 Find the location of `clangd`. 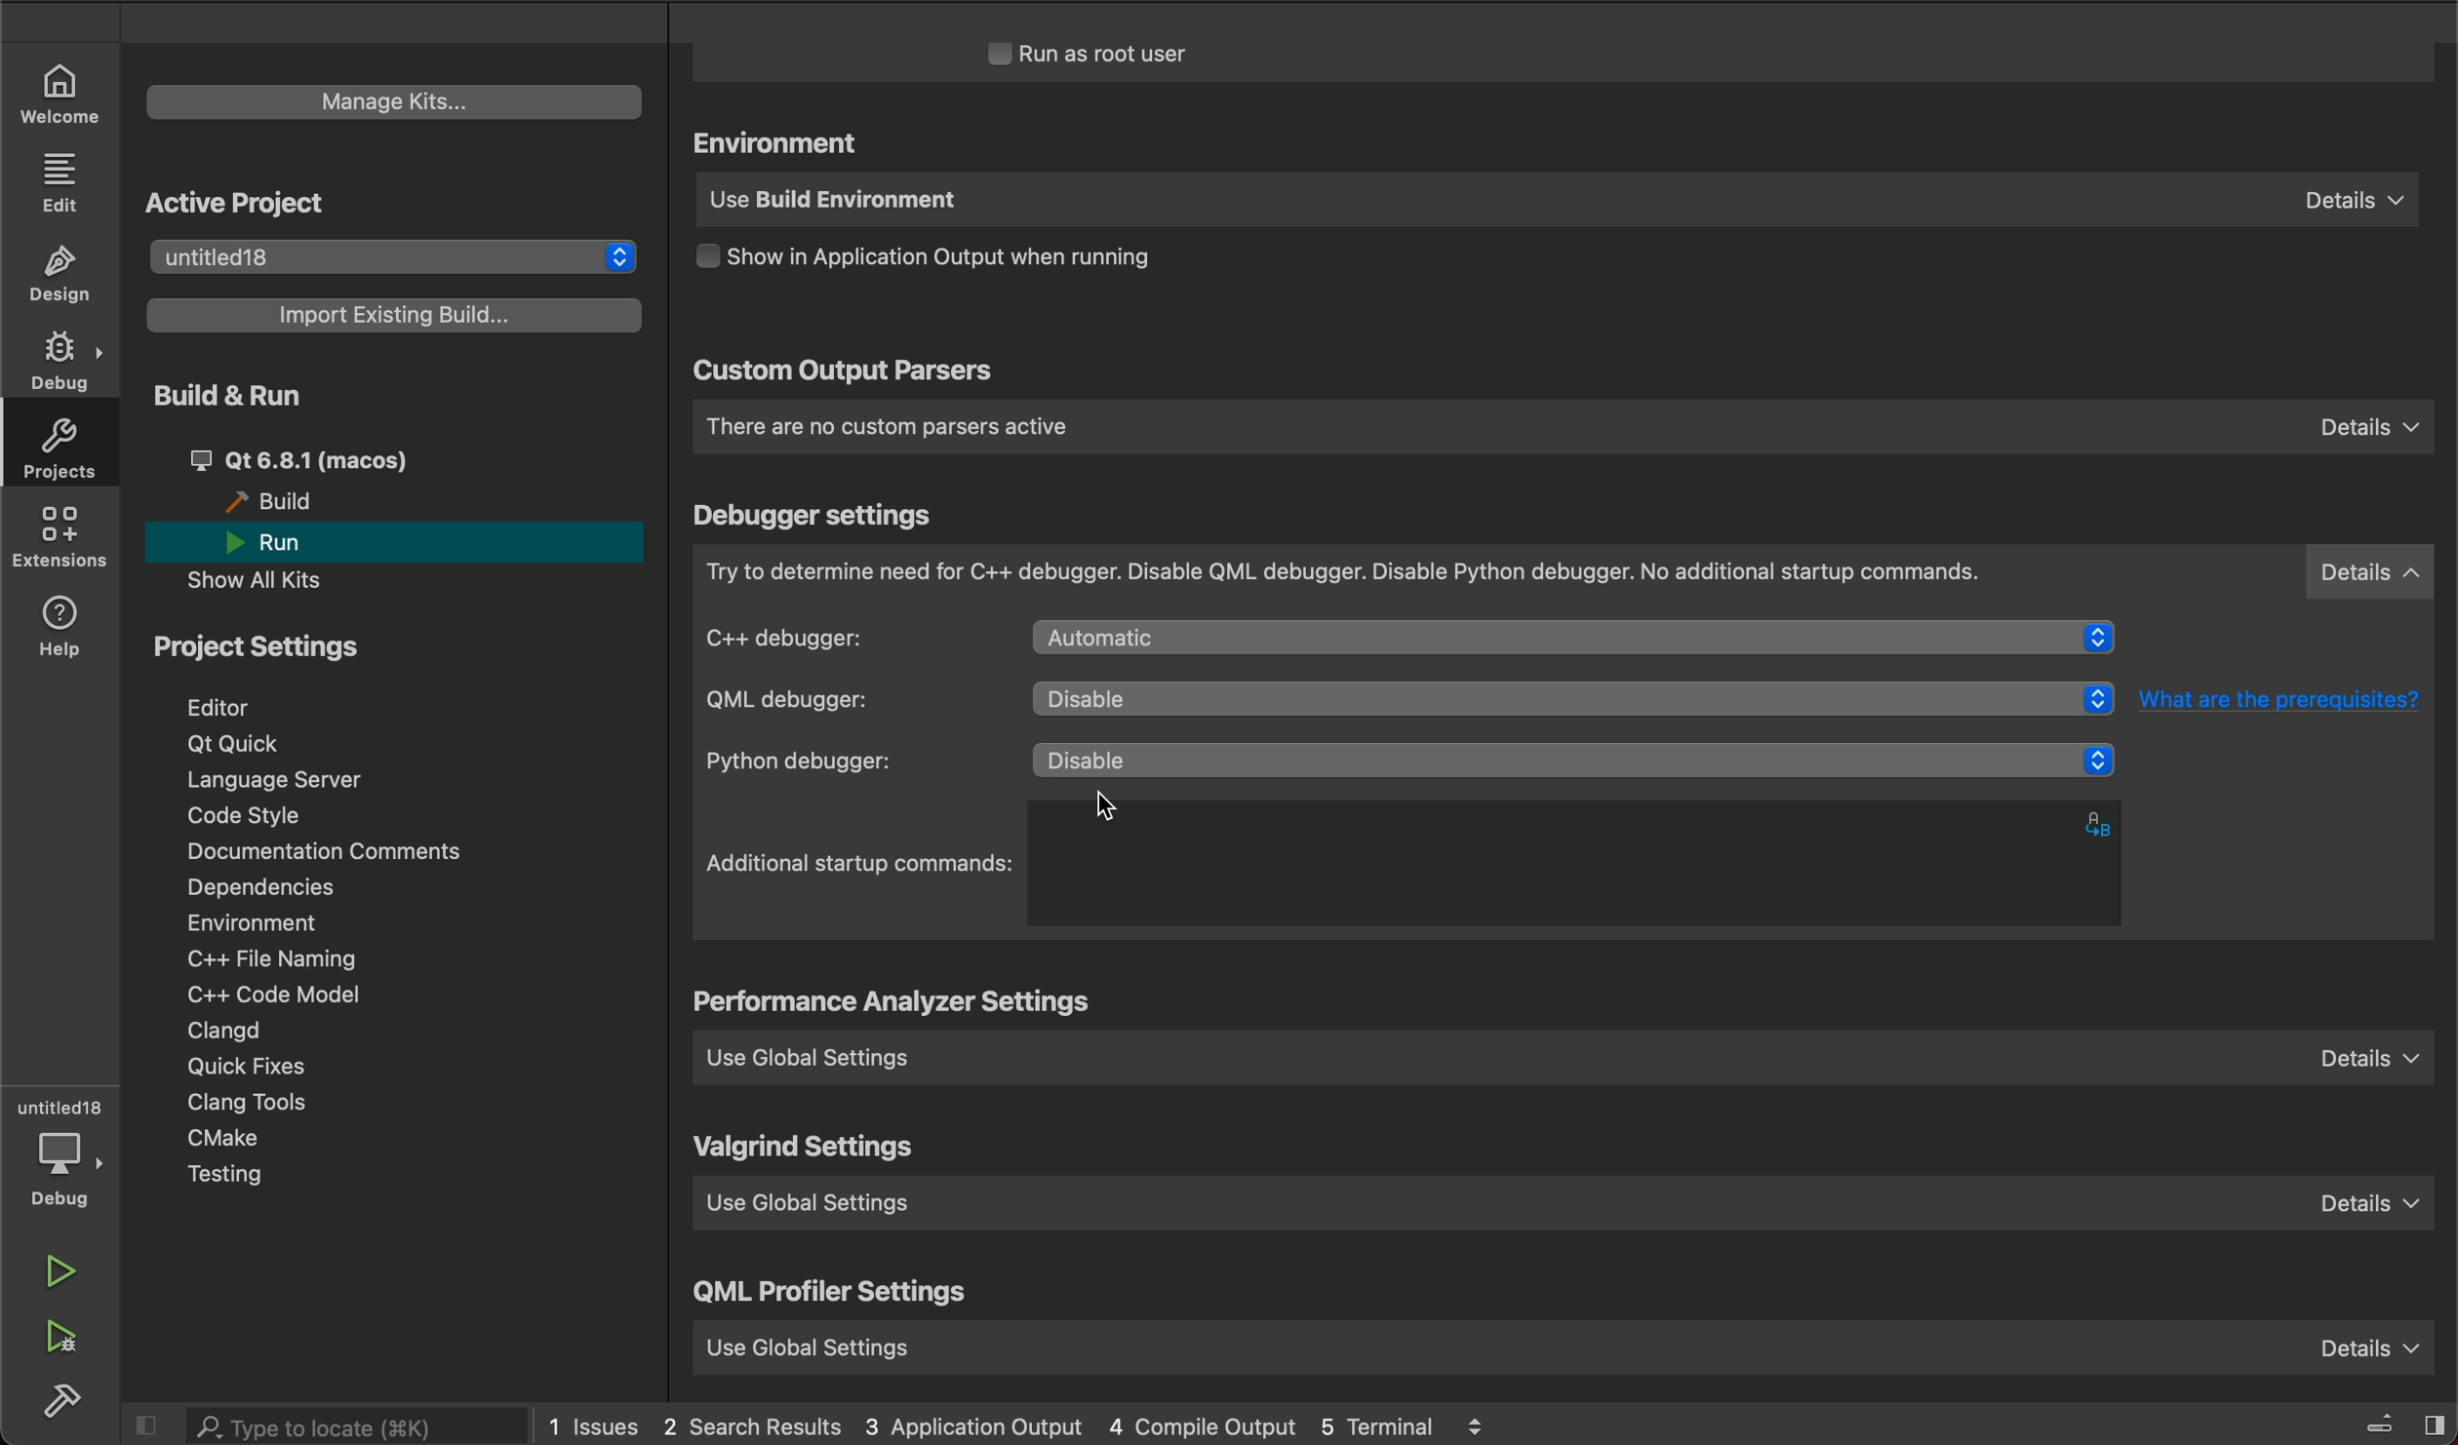

clangd is located at coordinates (226, 1032).